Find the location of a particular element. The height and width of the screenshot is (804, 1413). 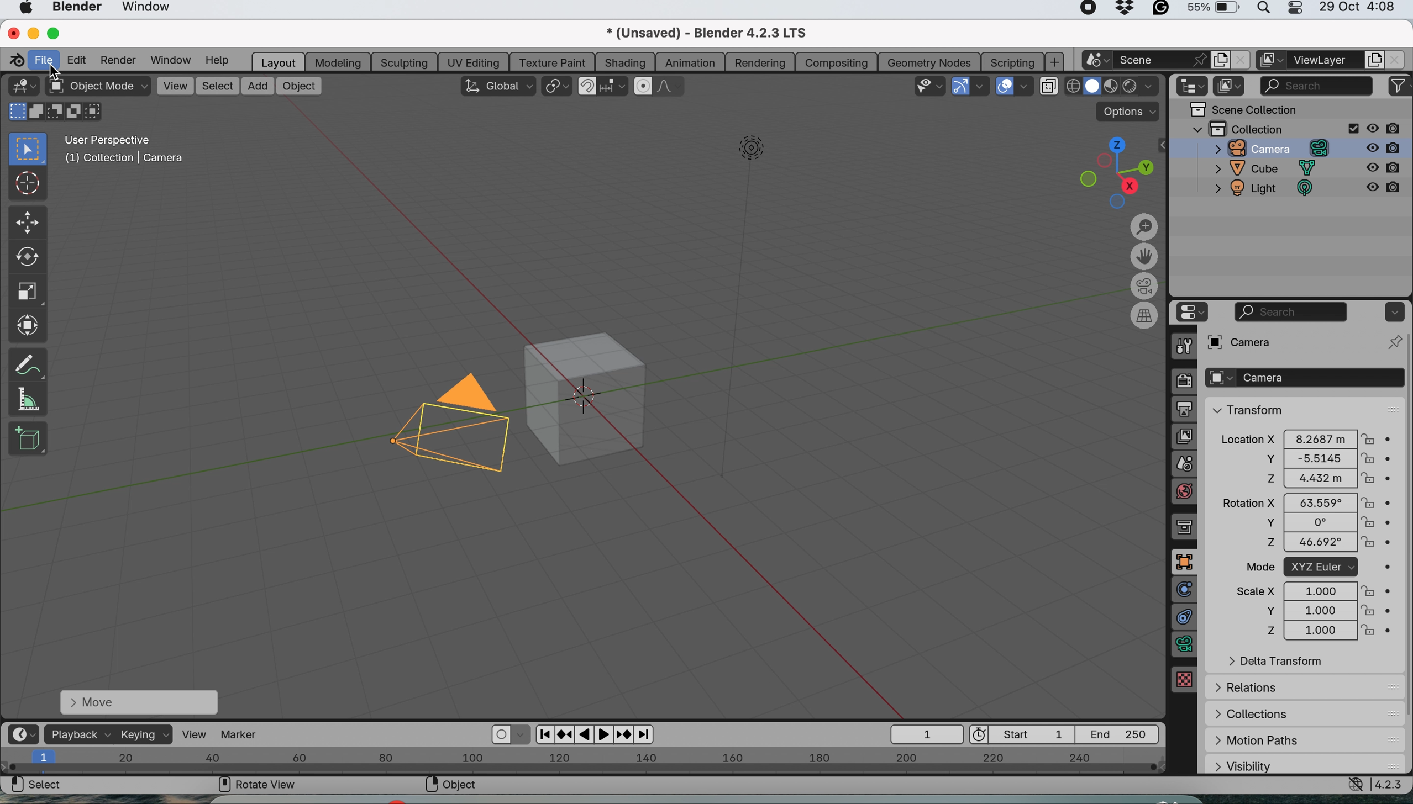

cursor is located at coordinates (55, 73).